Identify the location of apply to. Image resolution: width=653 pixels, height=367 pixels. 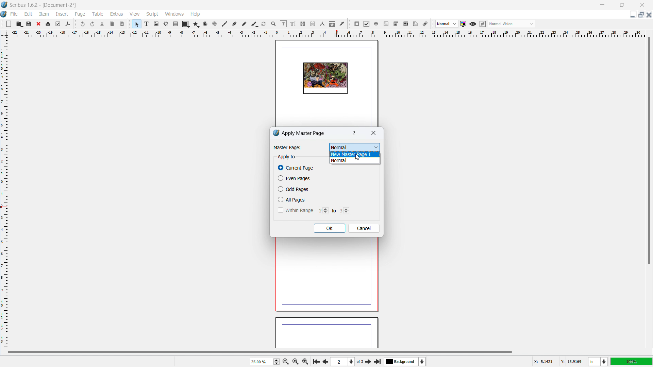
(286, 157).